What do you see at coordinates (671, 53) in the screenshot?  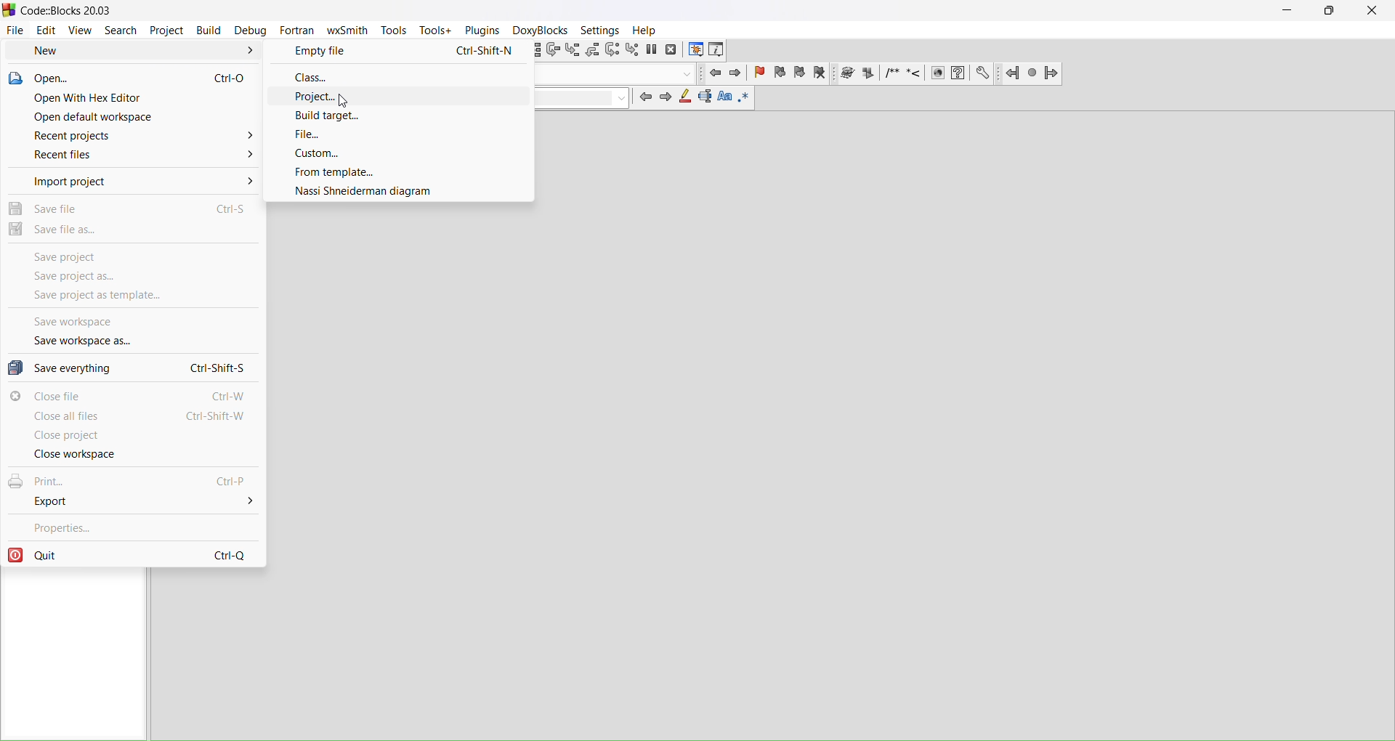 I see `stop debugger` at bounding box center [671, 53].